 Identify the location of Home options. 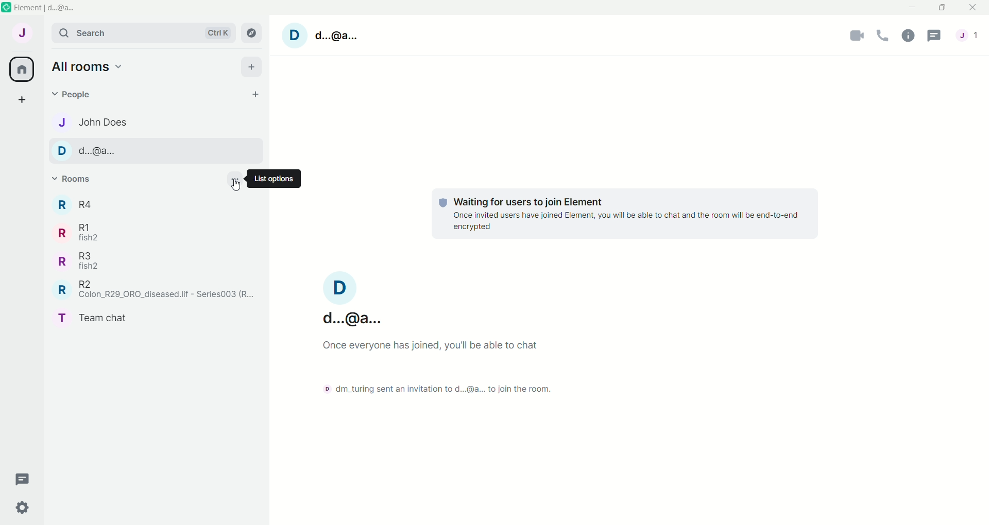
(91, 66).